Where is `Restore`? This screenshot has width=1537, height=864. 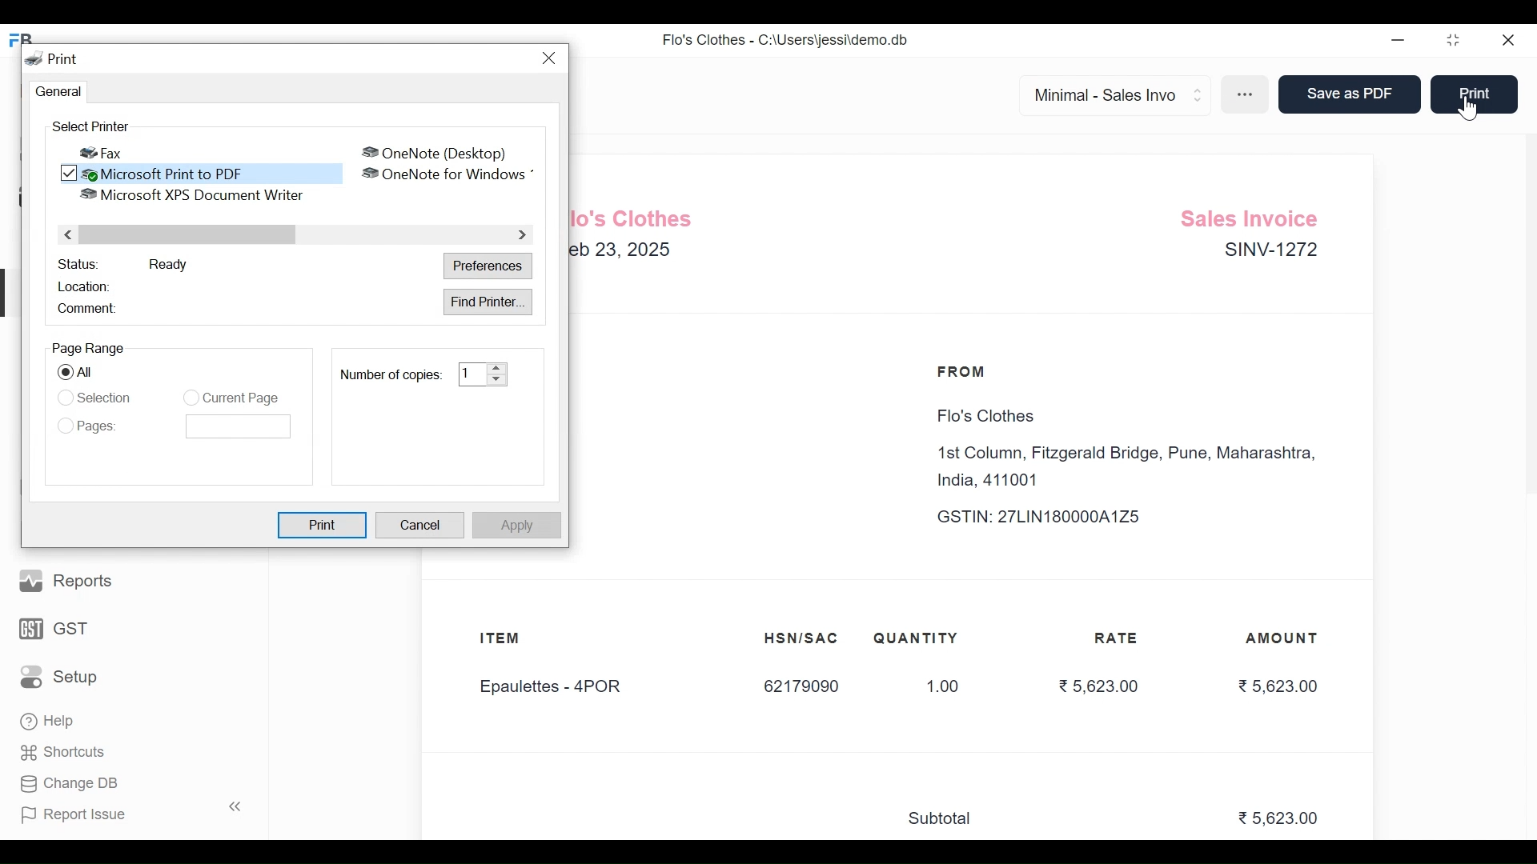
Restore is located at coordinates (1455, 42).